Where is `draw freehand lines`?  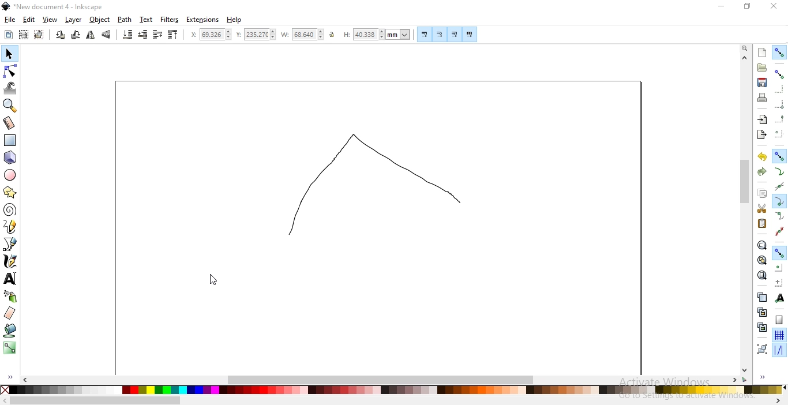 draw freehand lines is located at coordinates (10, 226).